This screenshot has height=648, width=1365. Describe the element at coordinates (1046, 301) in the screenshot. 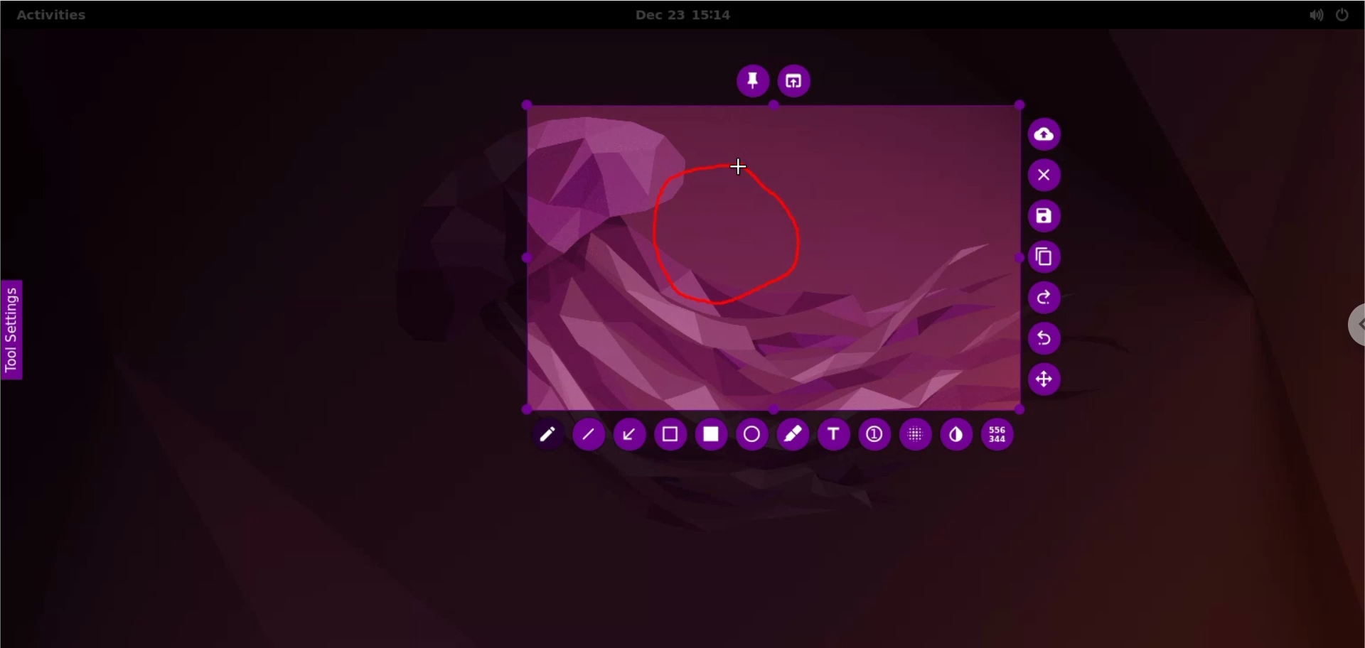

I see `redo` at that location.